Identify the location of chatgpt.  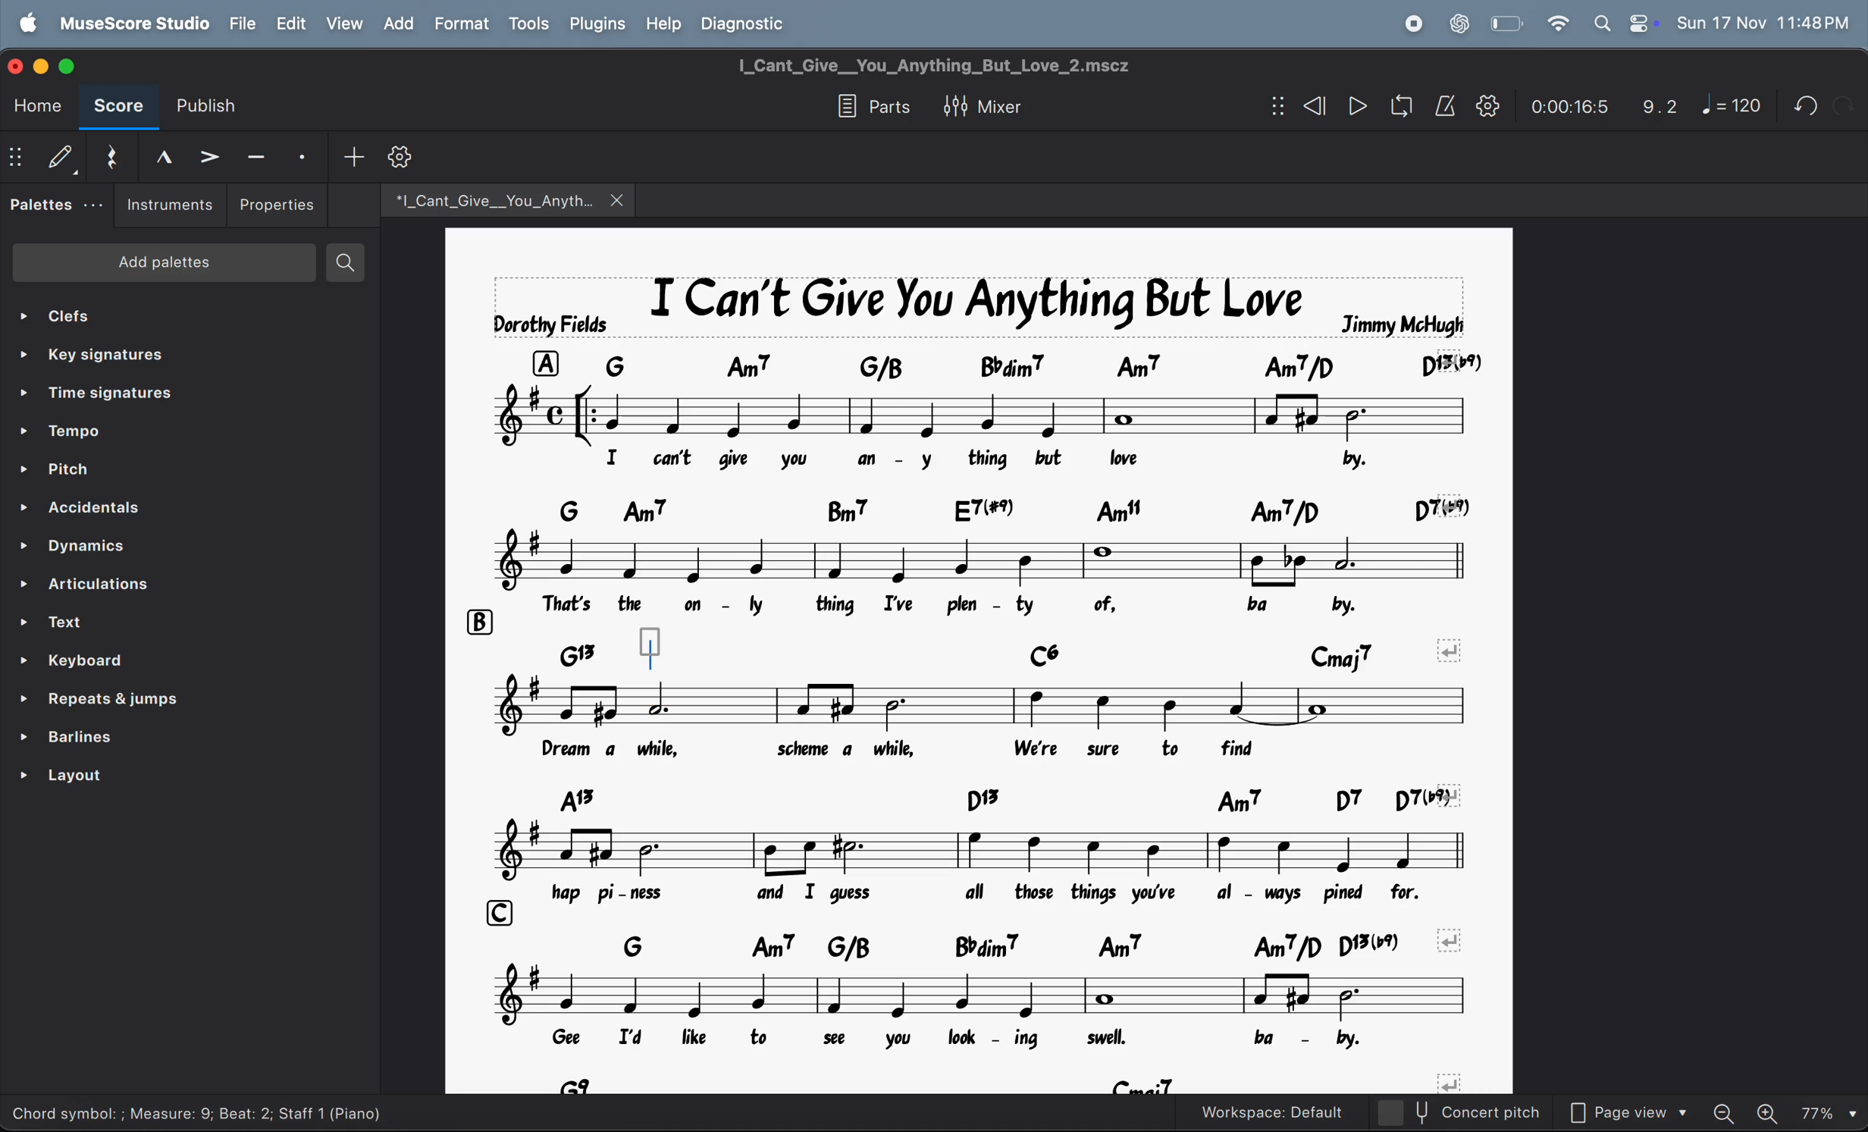
(1460, 24).